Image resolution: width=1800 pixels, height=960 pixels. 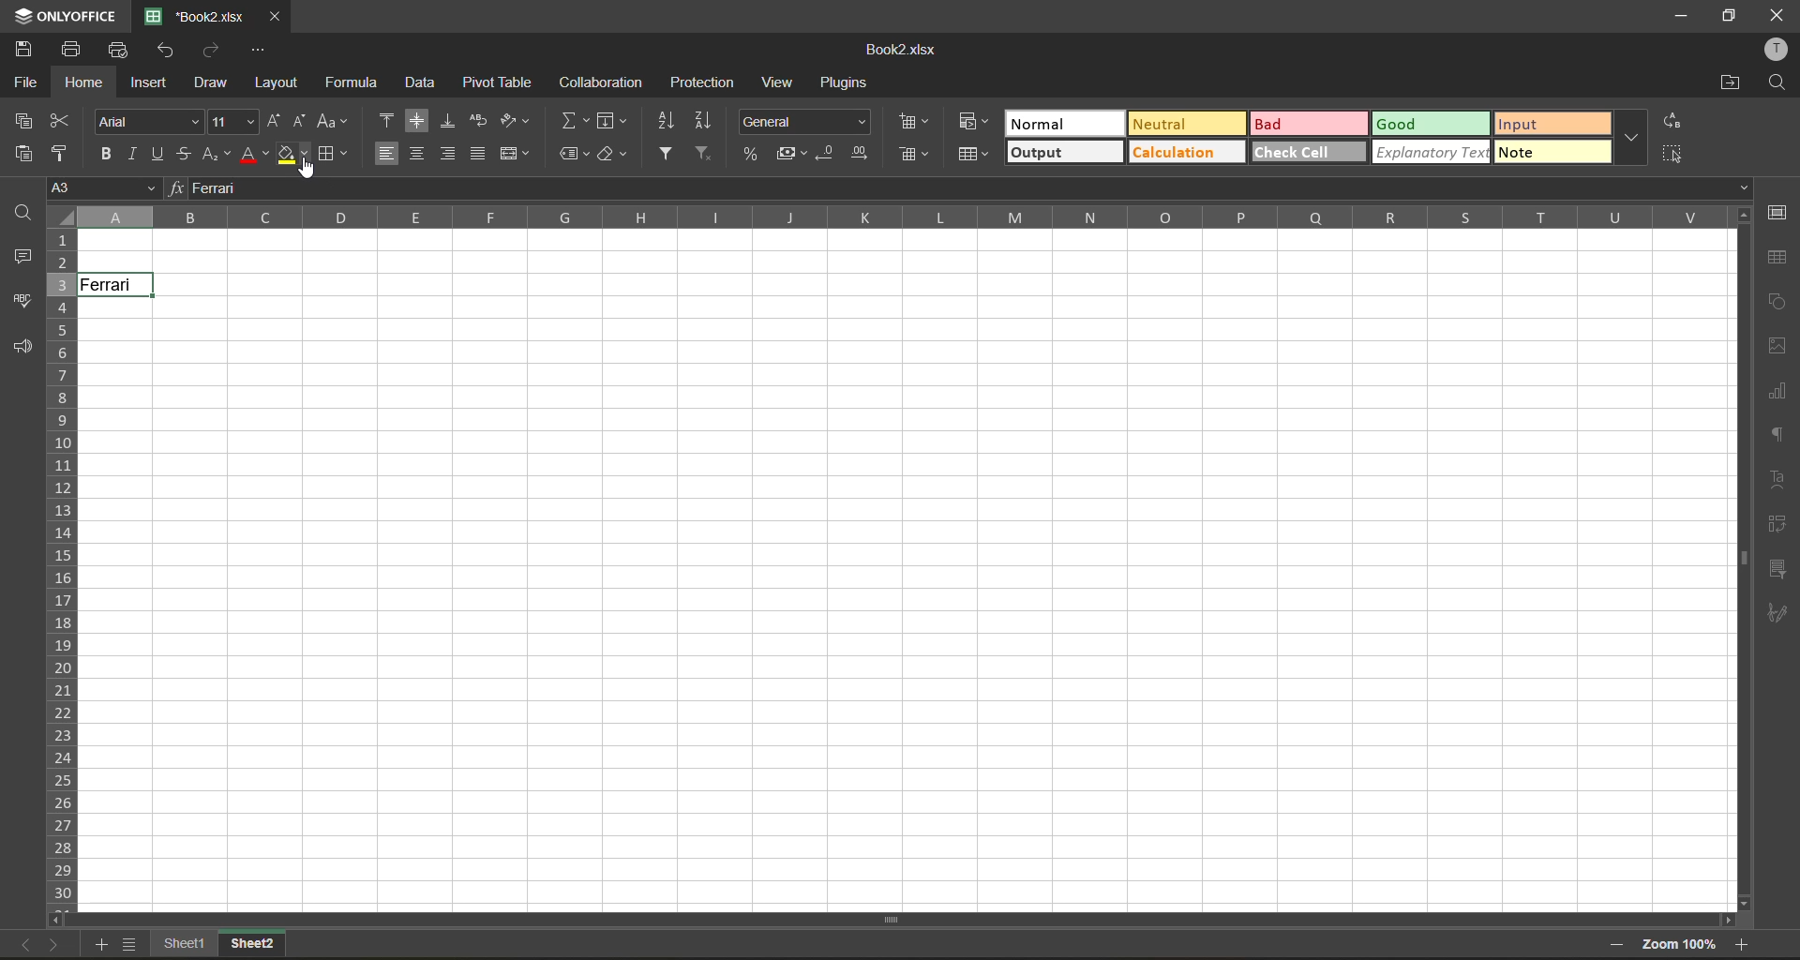 I want to click on pivot table, so click(x=502, y=81).